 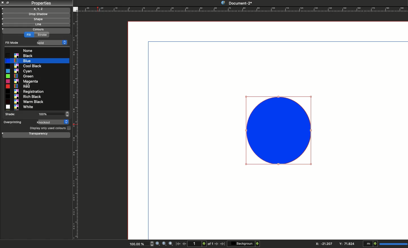 I want to click on Registration, so click(x=27, y=91).